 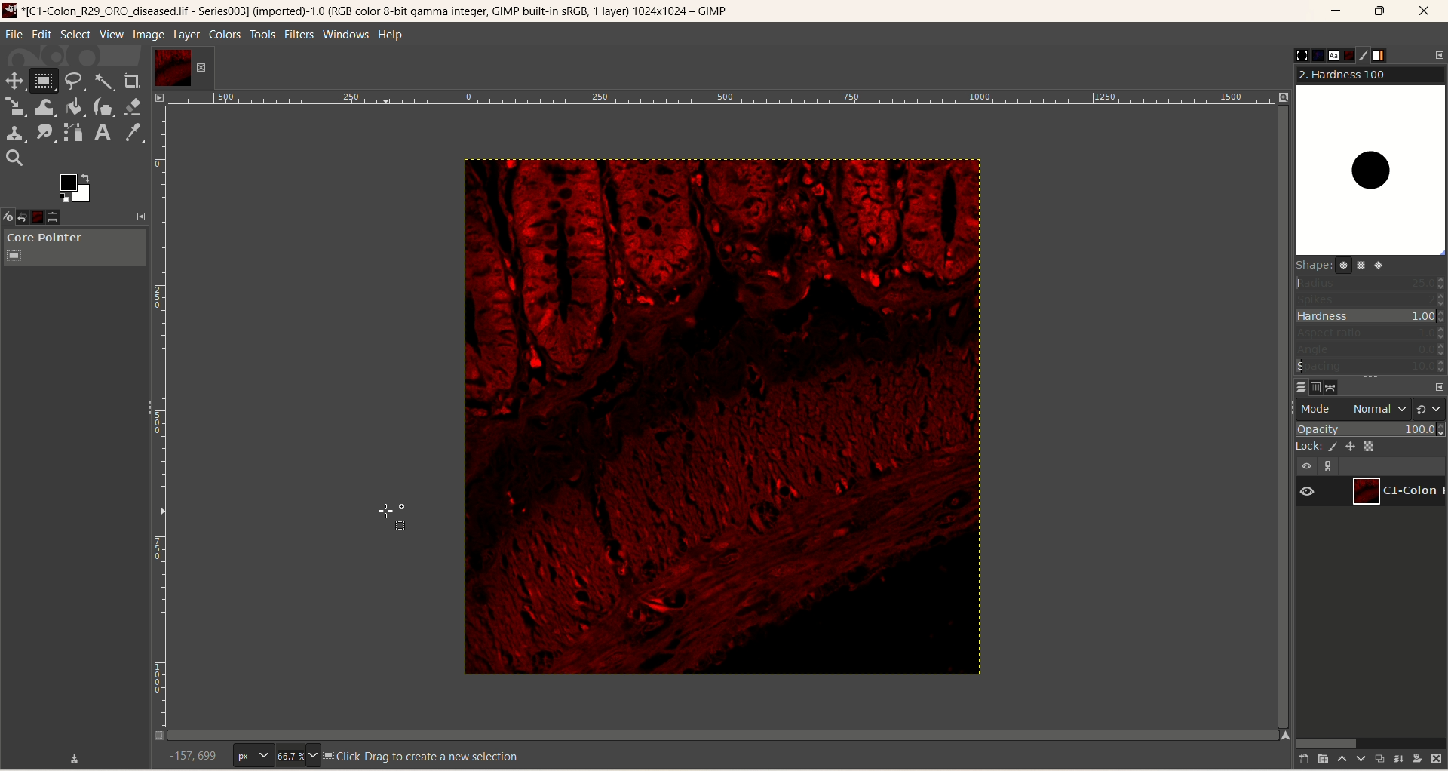 What do you see at coordinates (1339, 760) in the screenshot?
I see `raise this layer one step` at bounding box center [1339, 760].